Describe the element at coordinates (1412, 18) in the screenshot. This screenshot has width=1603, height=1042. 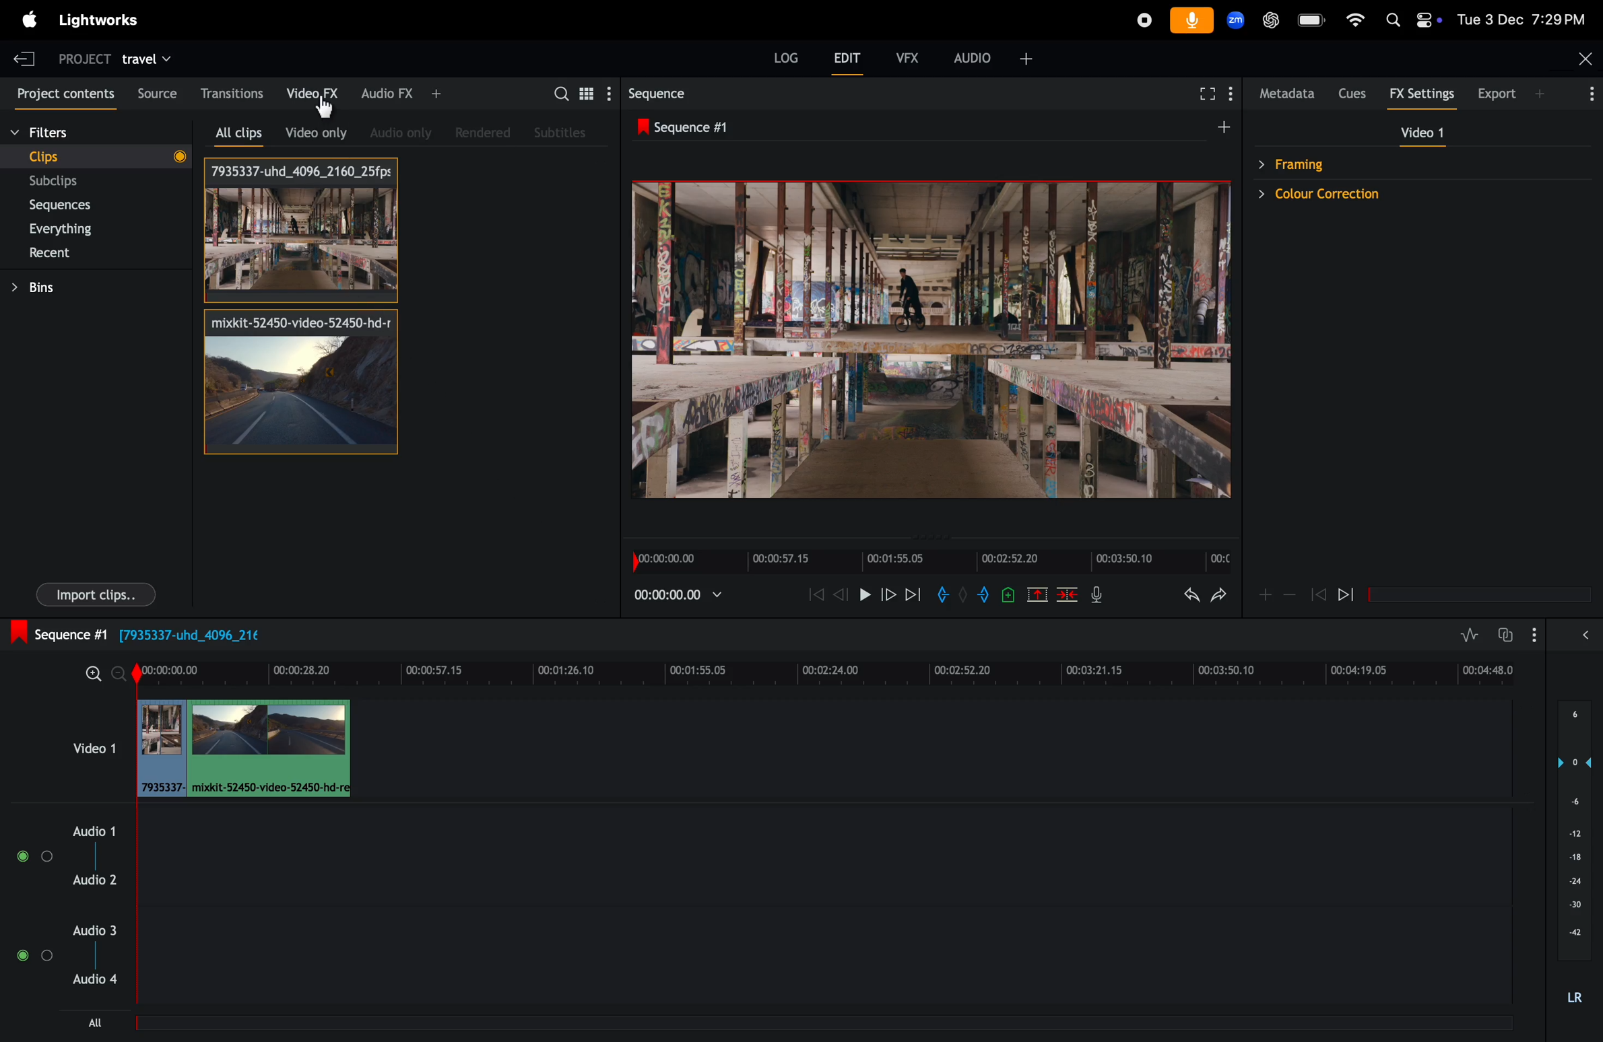
I see `apple widgets` at that location.